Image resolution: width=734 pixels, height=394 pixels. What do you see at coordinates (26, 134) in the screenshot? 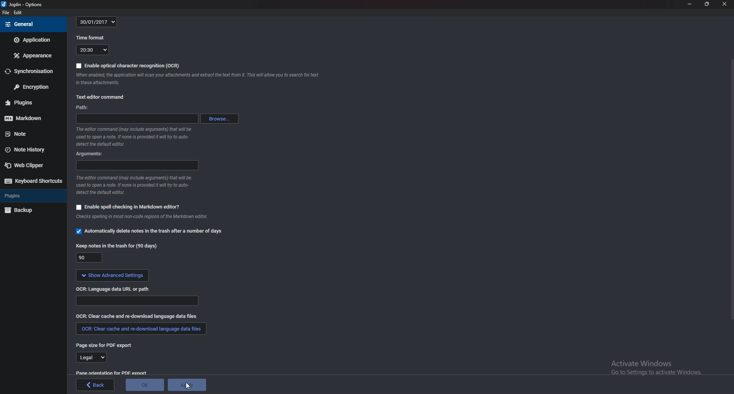
I see `note` at bounding box center [26, 134].